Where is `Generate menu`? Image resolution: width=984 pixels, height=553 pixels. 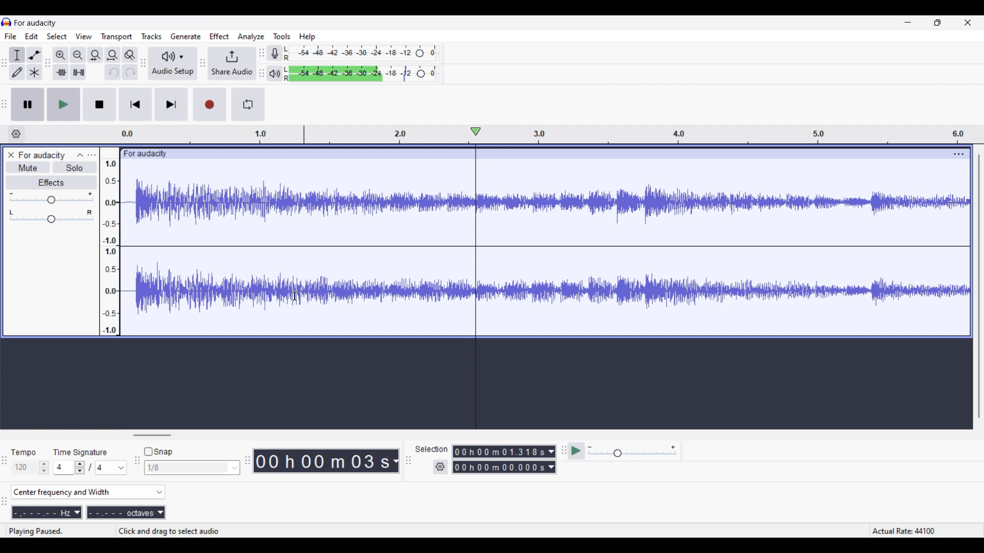
Generate menu is located at coordinates (186, 36).